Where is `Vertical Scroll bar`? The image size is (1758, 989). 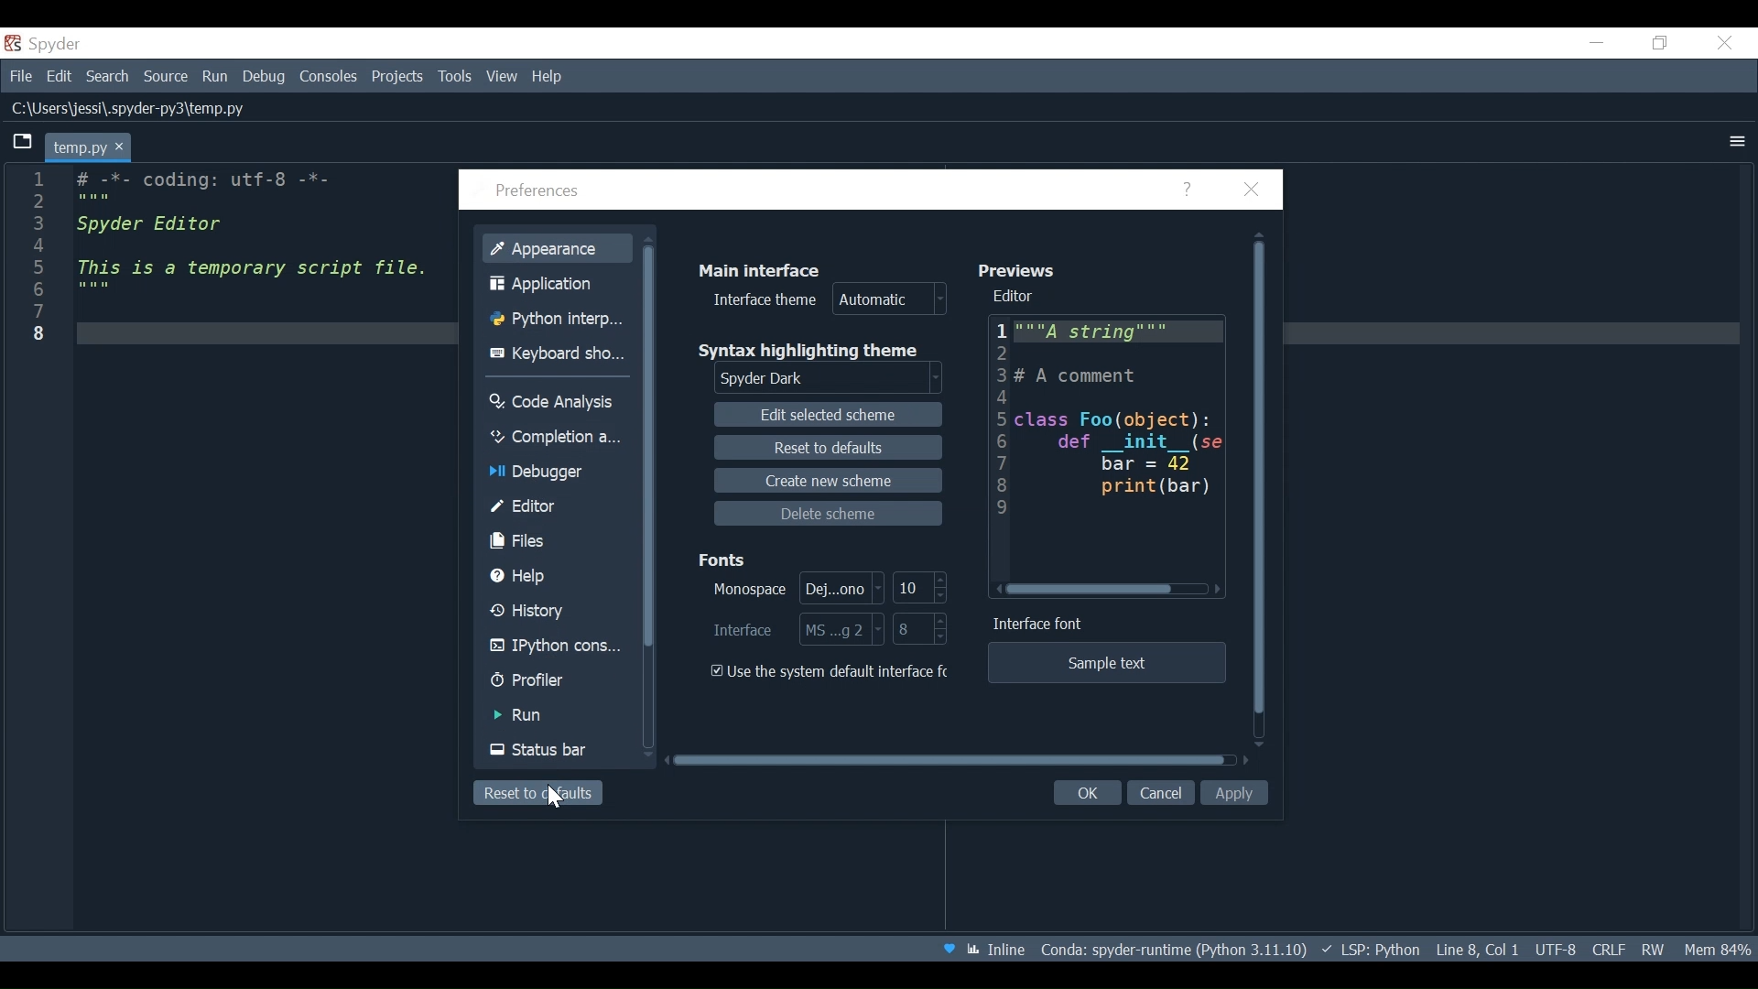 Vertical Scroll bar is located at coordinates (1262, 486).